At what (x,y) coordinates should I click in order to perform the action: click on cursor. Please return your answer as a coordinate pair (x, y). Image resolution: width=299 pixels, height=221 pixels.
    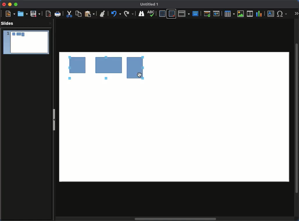
    Looking at the image, I should click on (139, 75).